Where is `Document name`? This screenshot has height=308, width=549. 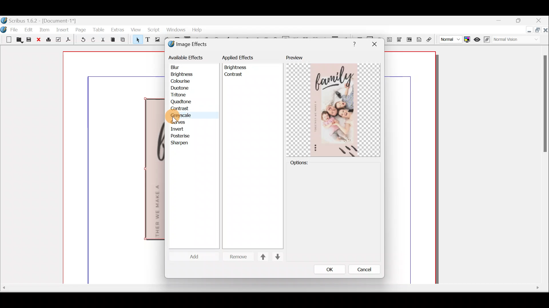 Document name is located at coordinates (41, 19).